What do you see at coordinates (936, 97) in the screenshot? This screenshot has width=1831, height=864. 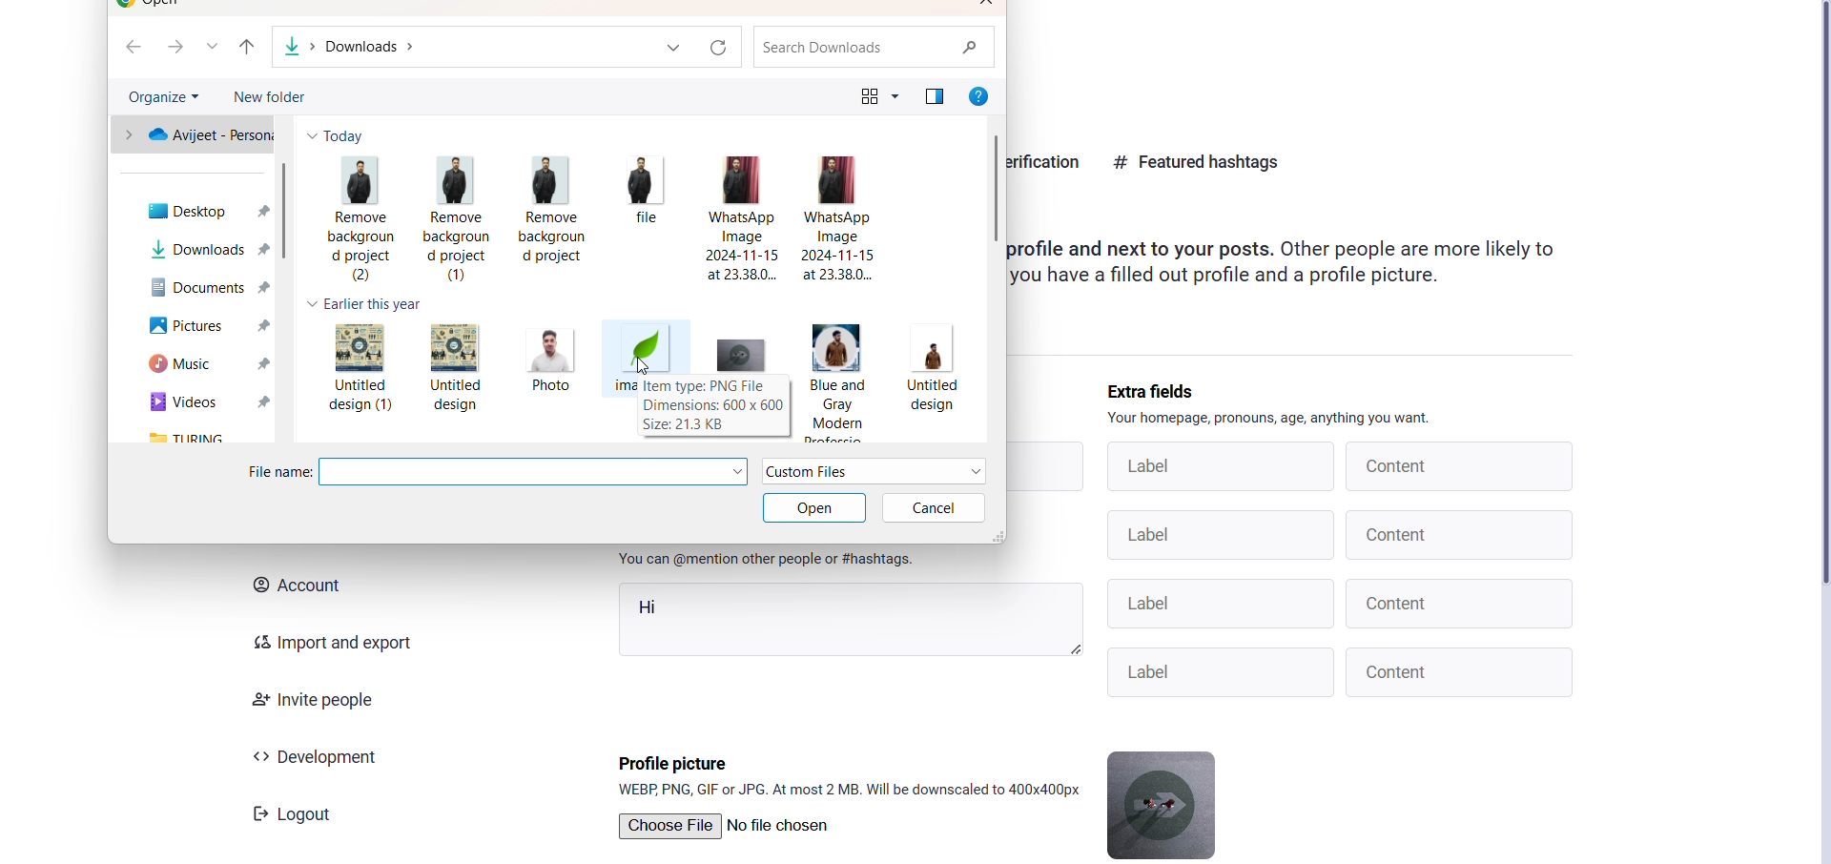 I see `preview pane` at bounding box center [936, 97].